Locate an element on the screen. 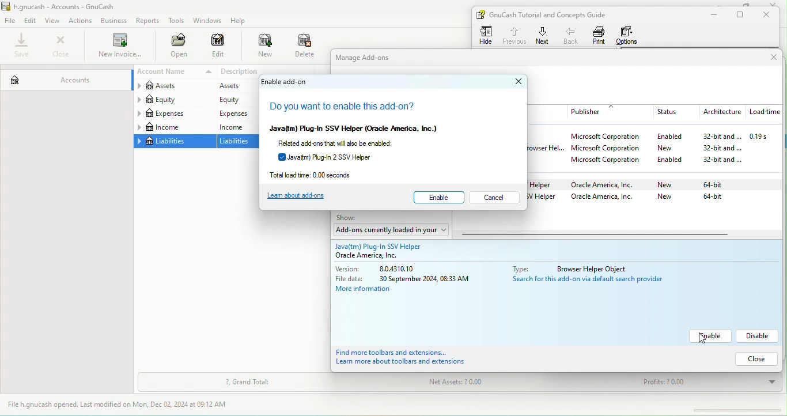 This screenshot has width=787, height=416. 64 bit is located at coordinates (715, 199).